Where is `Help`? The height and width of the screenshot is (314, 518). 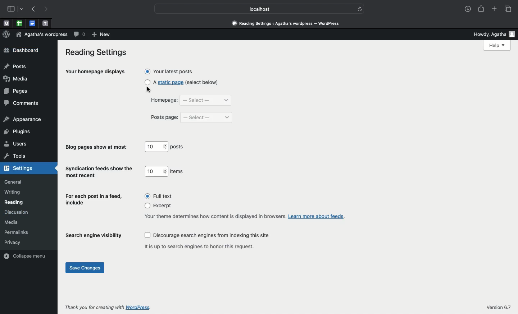 Help is located at coordinates (498, 46).